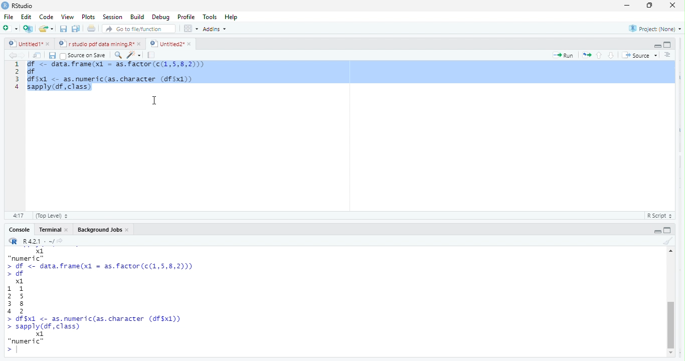  What do you see at coordinates (612, 56) in the screenshot?
I see `go to next section /chunk` at bounding box center [612, 56].